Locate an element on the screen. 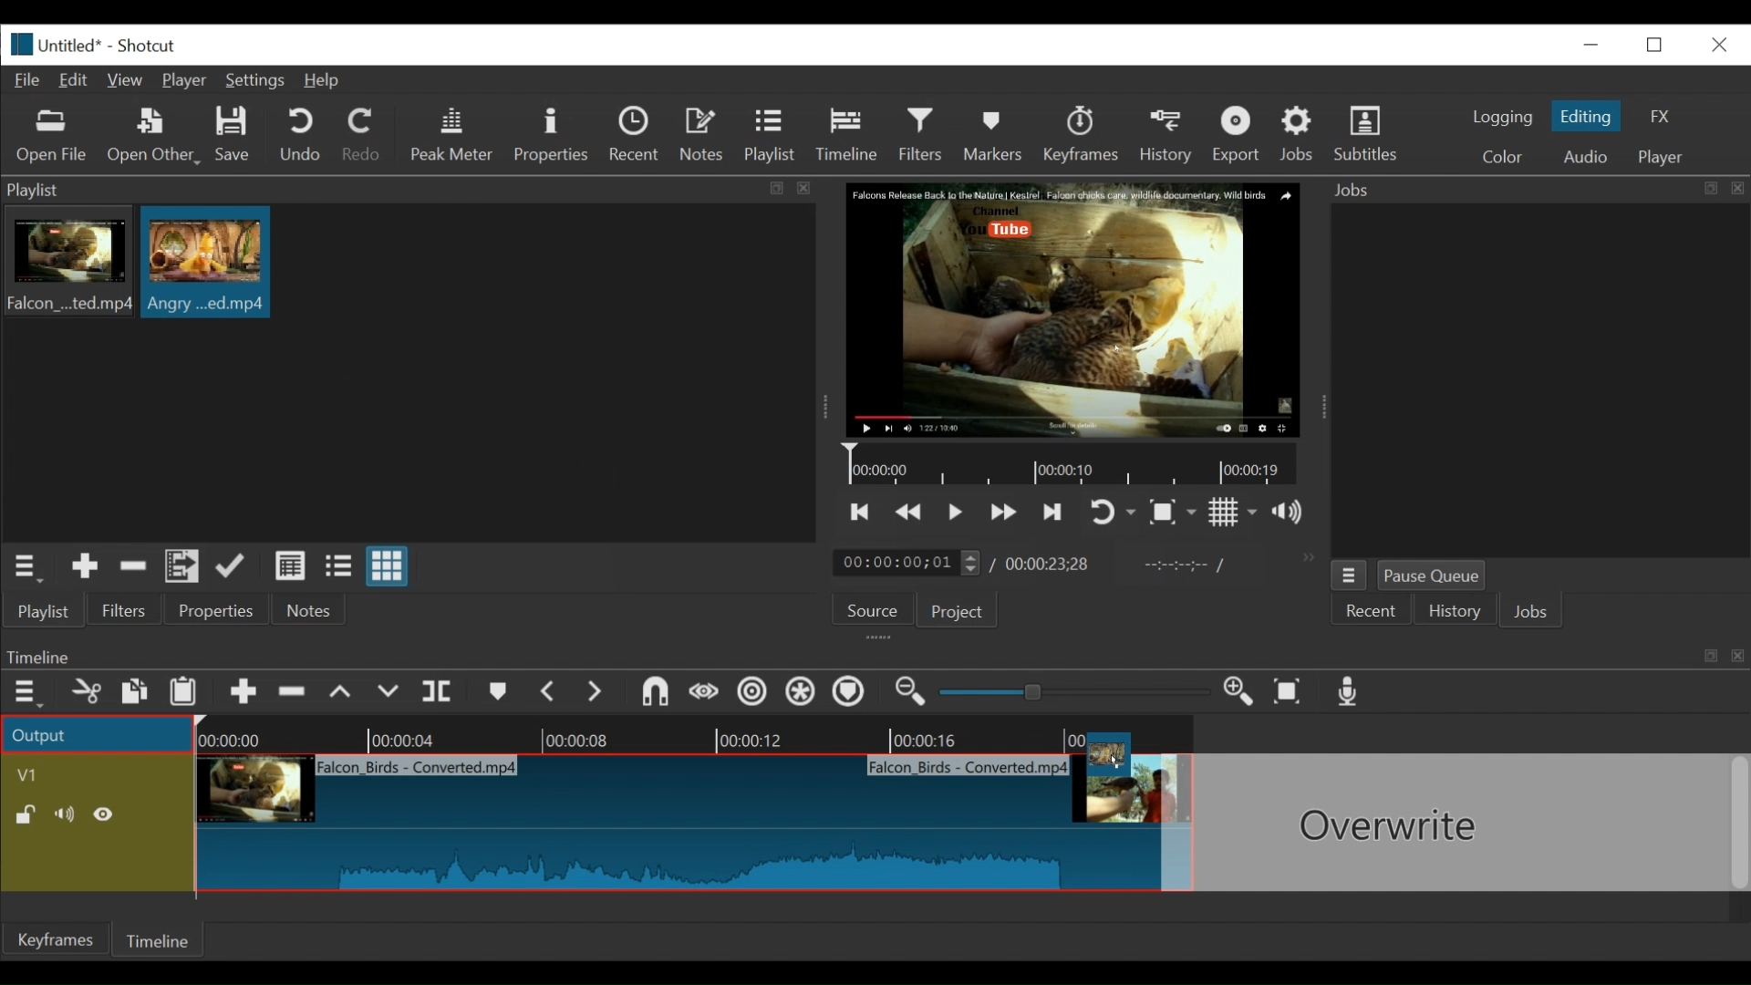 The height and width of the screenshot is (985, 1751). View is located at coordinates (127, 80).